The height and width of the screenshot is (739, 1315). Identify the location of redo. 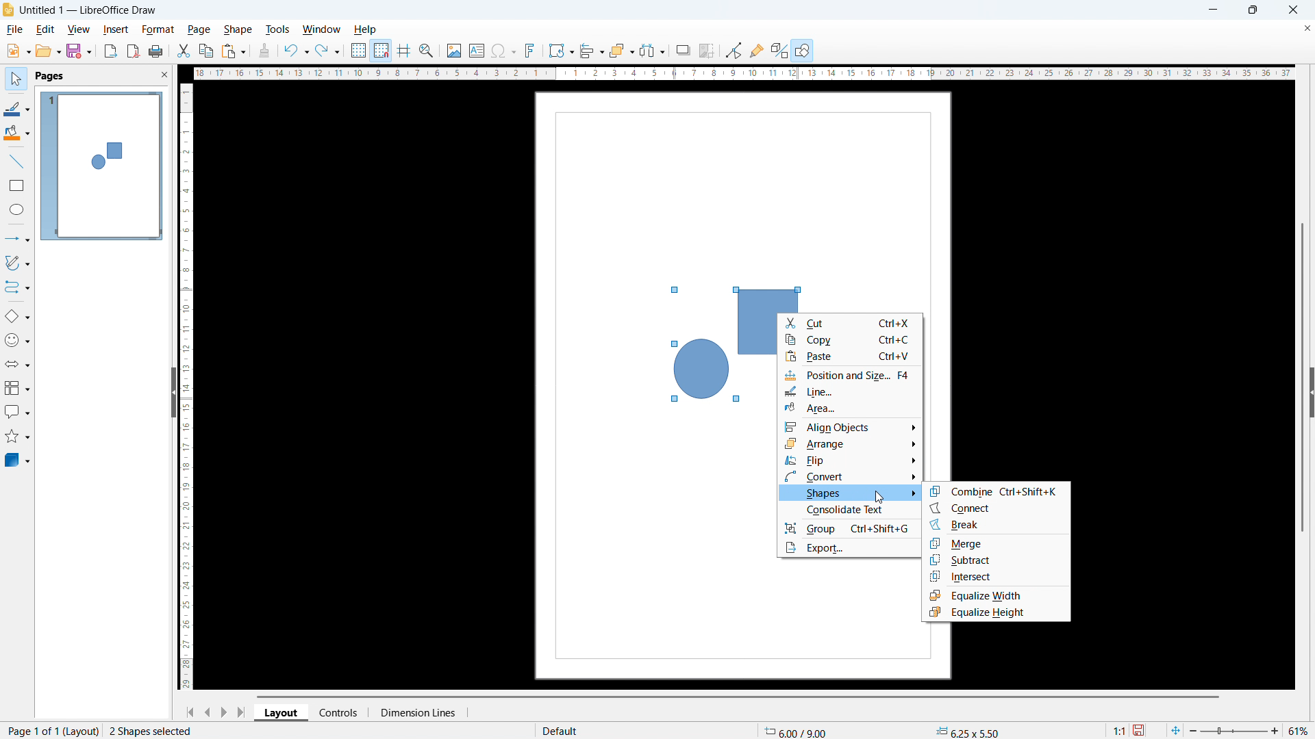
(329, 51).